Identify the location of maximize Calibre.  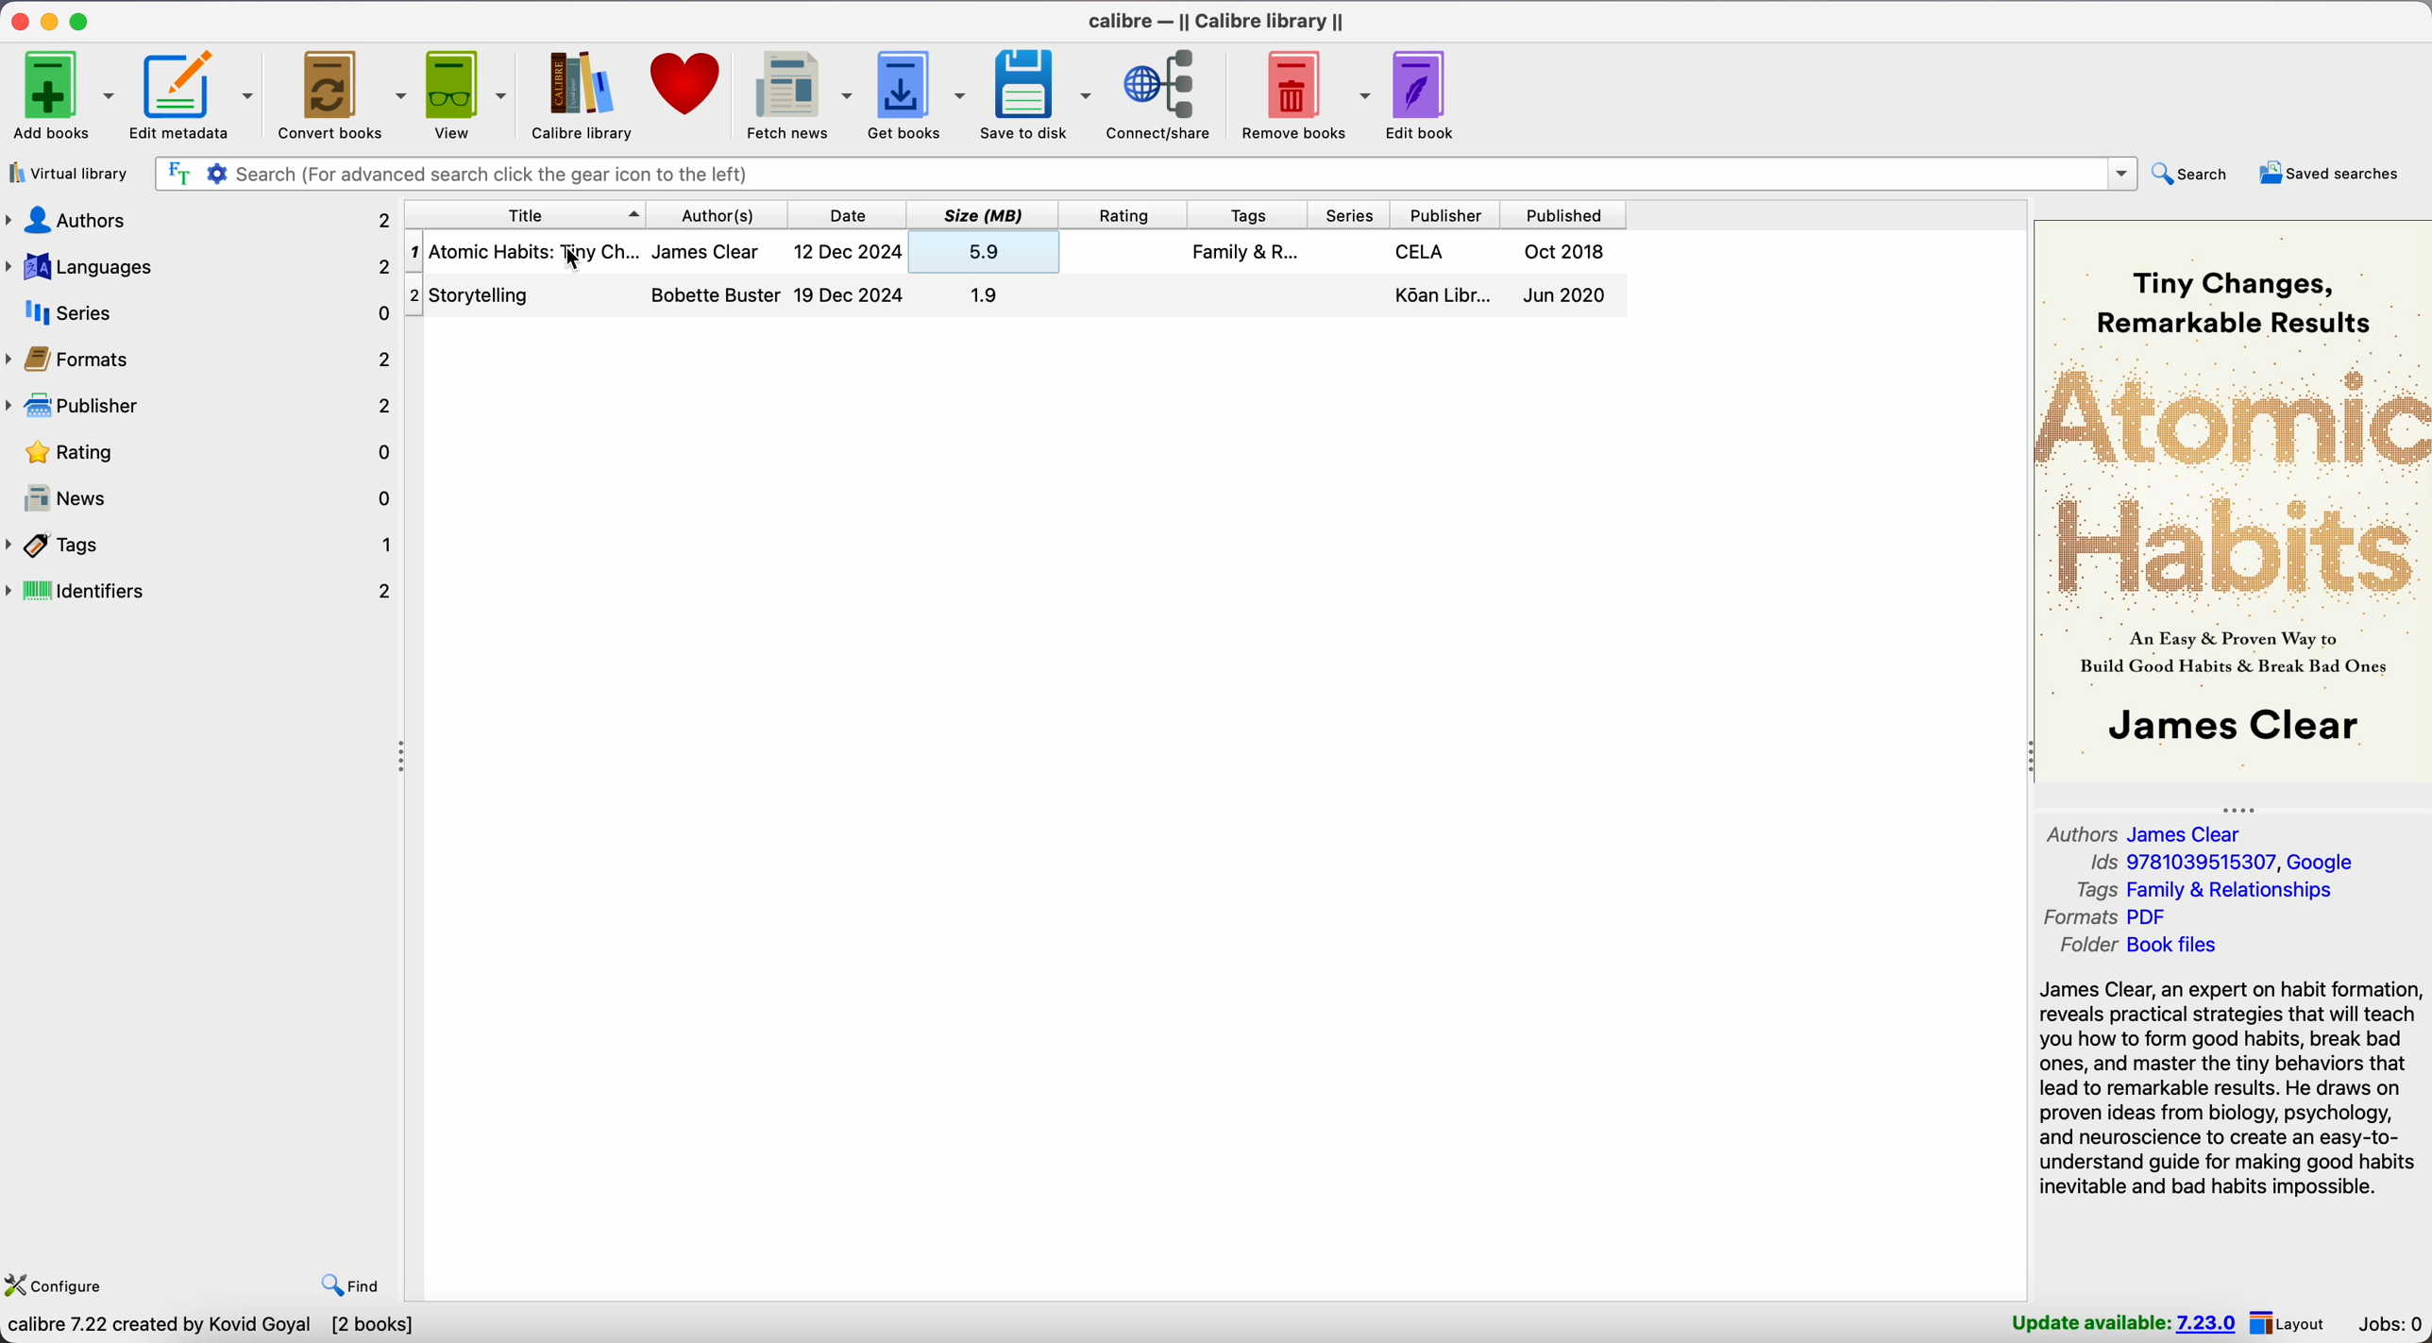
(80, 19).